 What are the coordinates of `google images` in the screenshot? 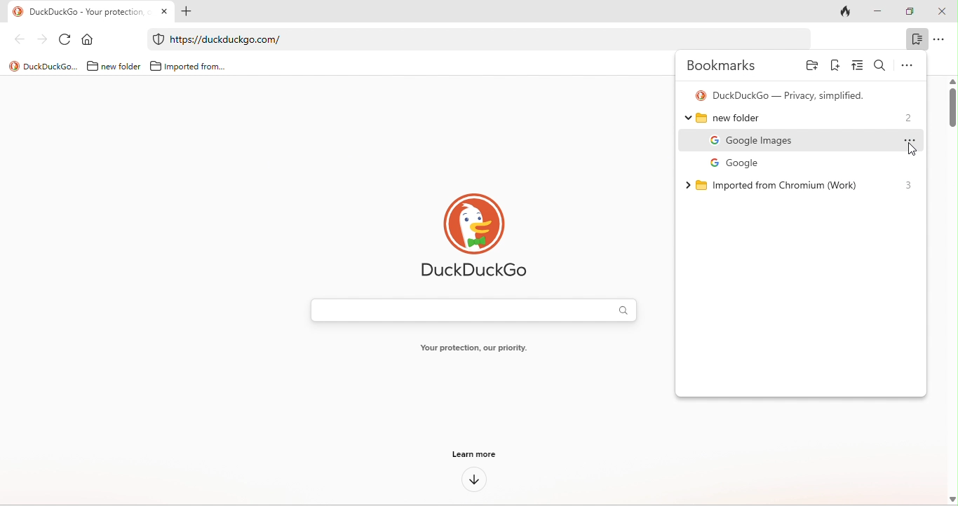 It's located at (807, 141).